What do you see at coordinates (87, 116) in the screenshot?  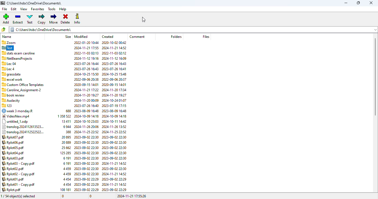 I see `2024-10-09 14:18` at bounding box center [87, 116].